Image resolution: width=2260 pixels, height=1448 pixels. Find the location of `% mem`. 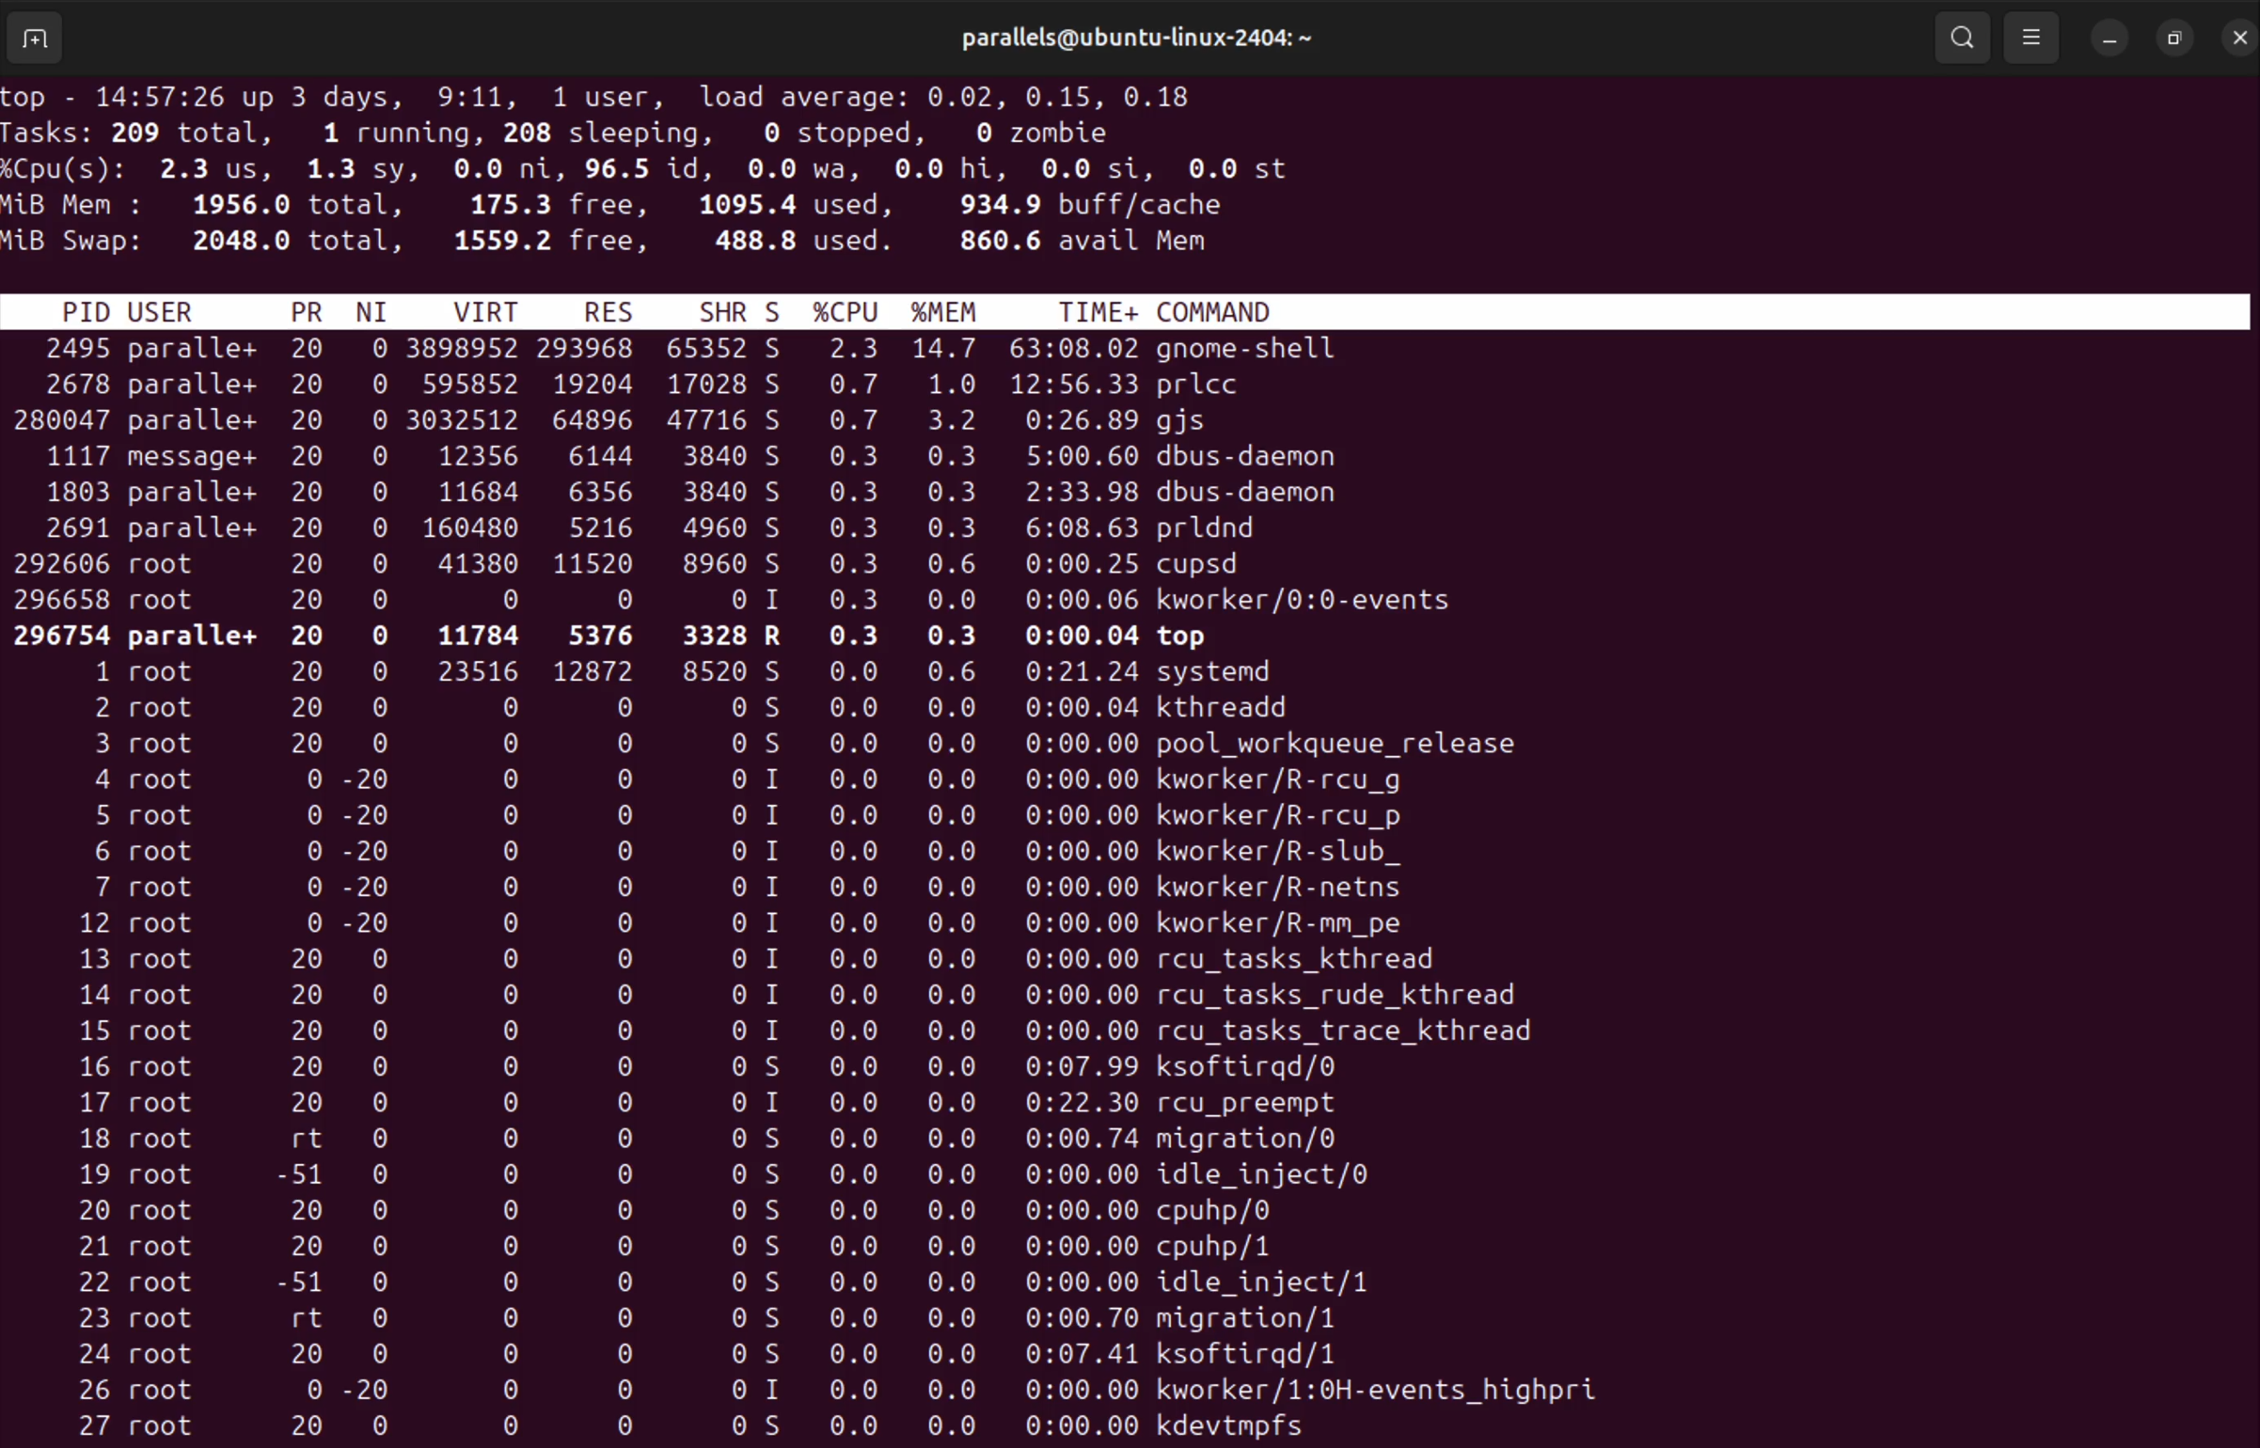

% mem is located at coordinates (956, 308).